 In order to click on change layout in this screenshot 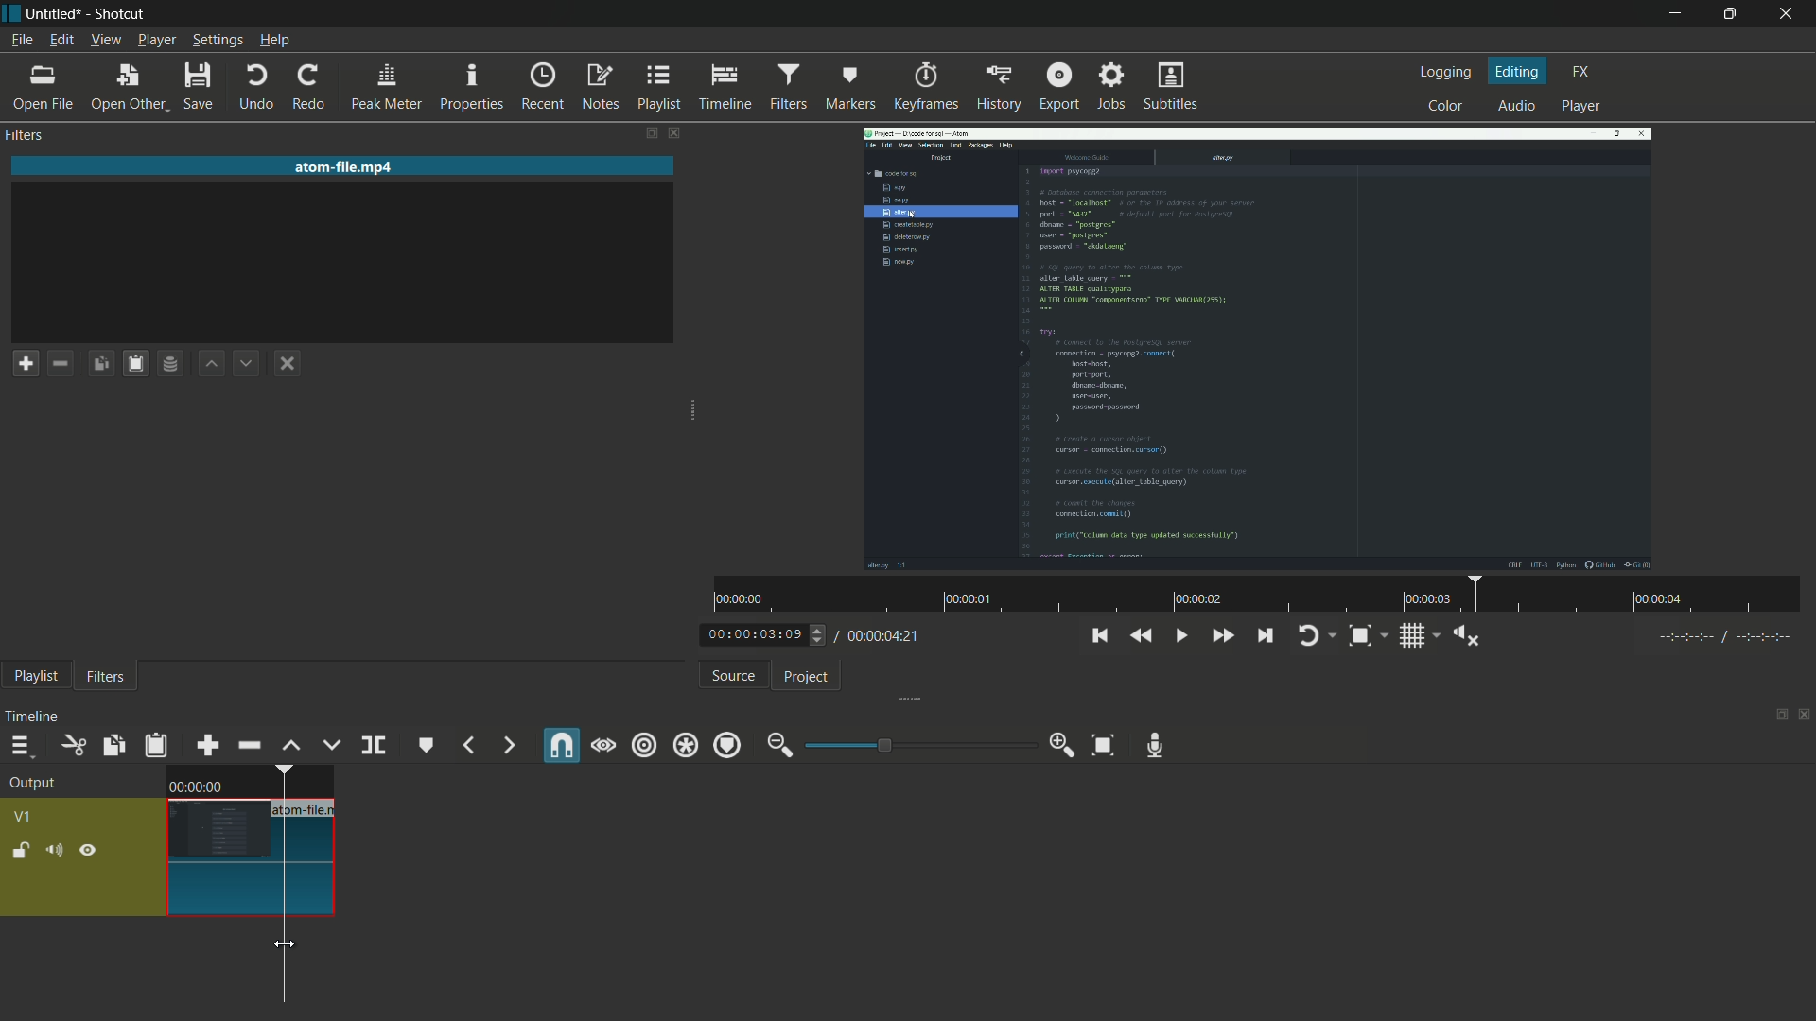, I will do `click(648, 133)`.